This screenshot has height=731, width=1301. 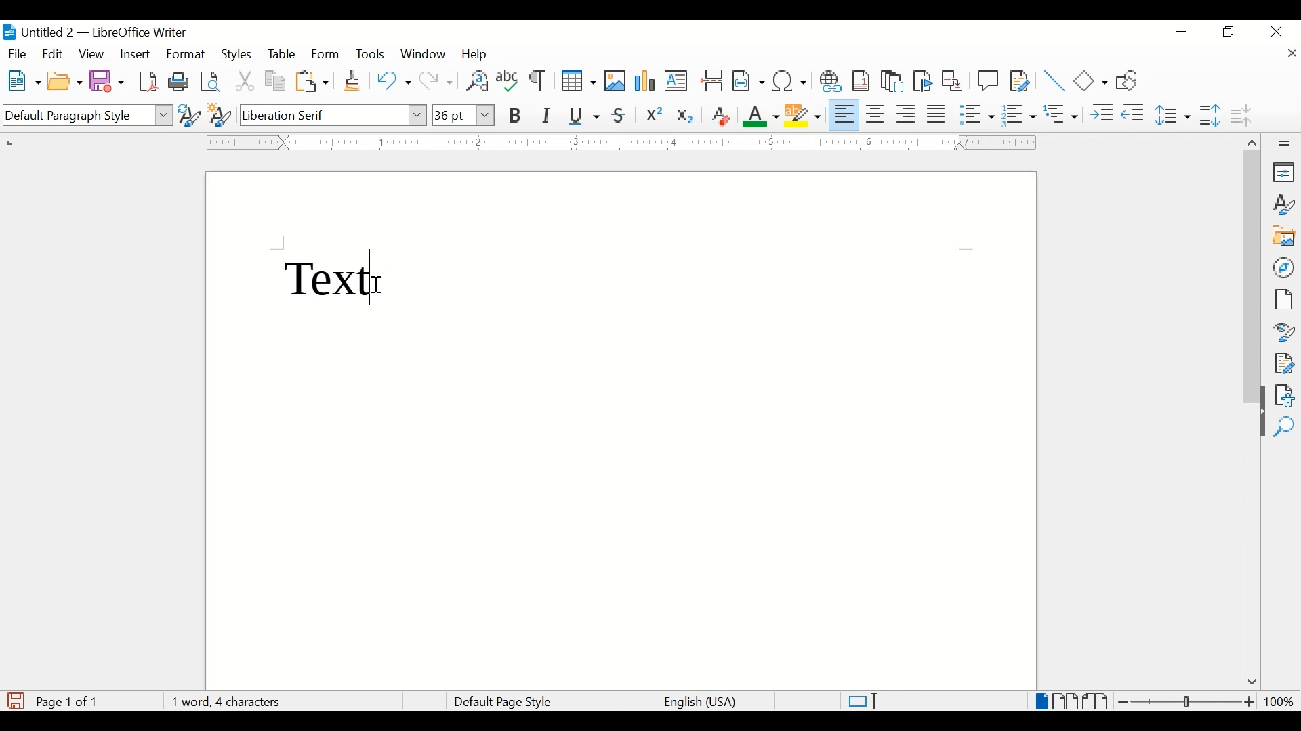 I want to click on inser bookmark, so click(x=922, y=81).